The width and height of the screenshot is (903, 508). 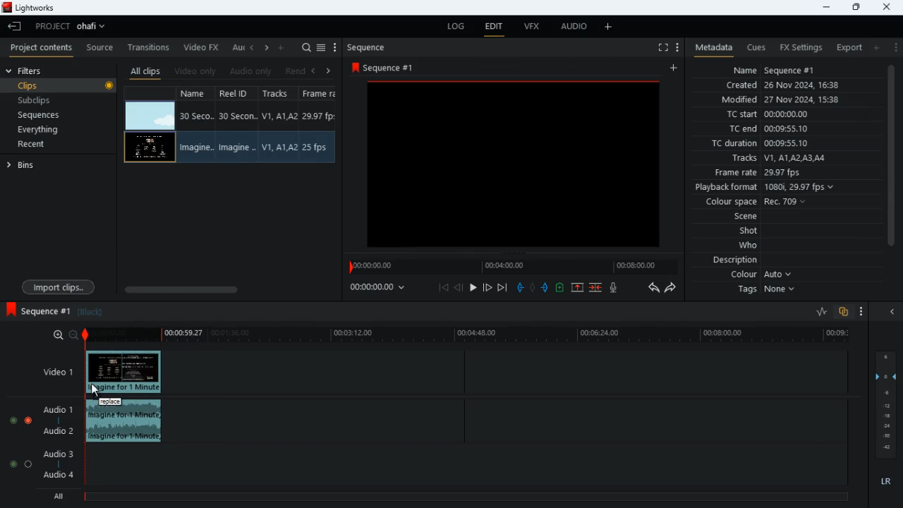 What do you see at coordinates (146, 70) in the screenshot?
I see `all clips` at bounding box center [146, 70].